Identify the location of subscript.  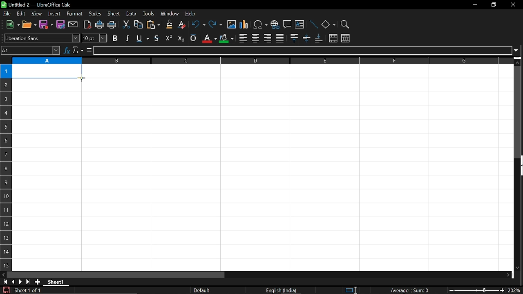
(181, 38).